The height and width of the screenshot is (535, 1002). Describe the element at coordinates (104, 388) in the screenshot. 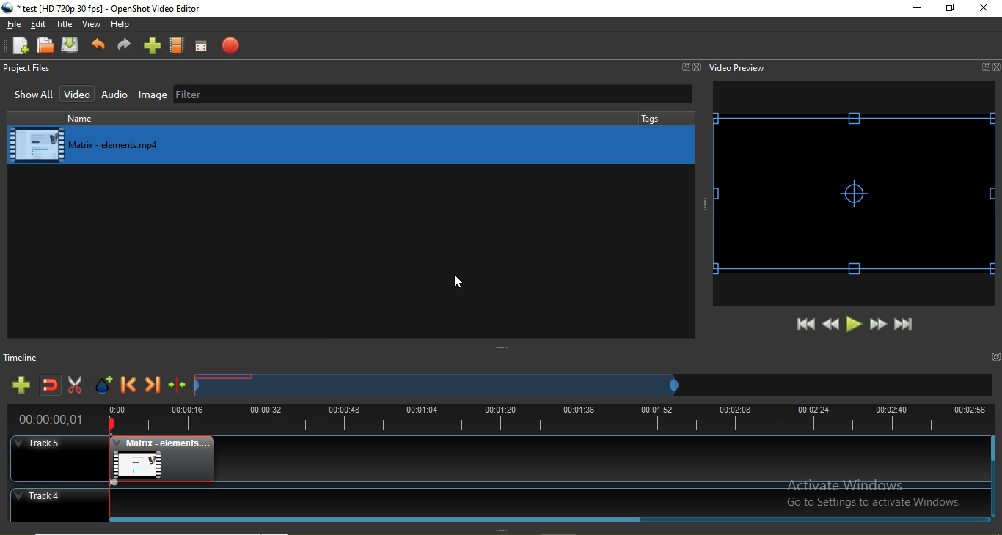

I see `Add marker` at that location.